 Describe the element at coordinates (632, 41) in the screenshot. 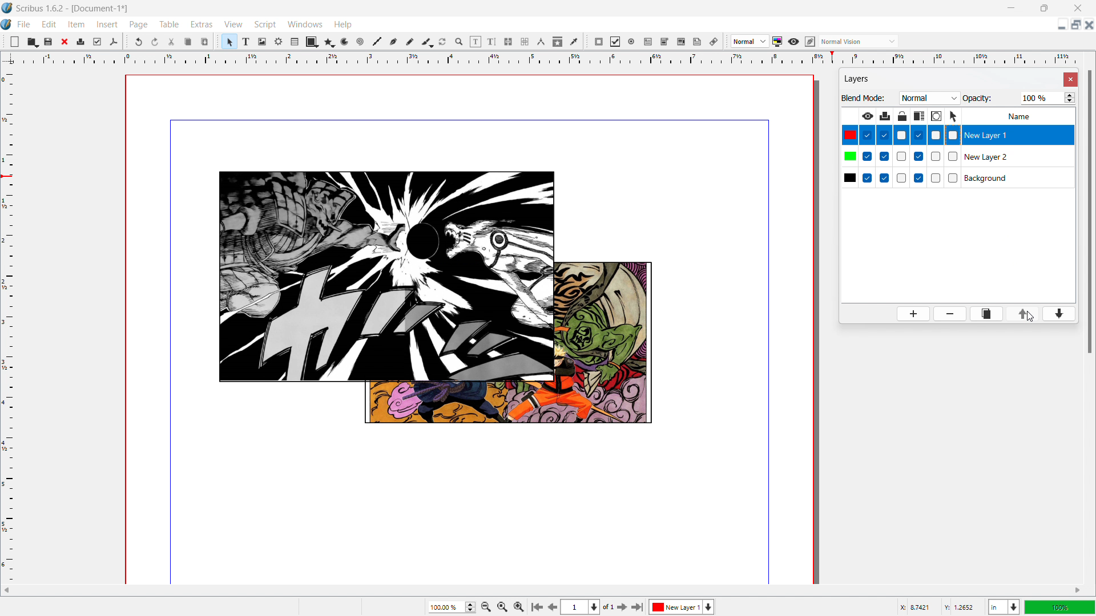

I see `pdf radio button` at that location.